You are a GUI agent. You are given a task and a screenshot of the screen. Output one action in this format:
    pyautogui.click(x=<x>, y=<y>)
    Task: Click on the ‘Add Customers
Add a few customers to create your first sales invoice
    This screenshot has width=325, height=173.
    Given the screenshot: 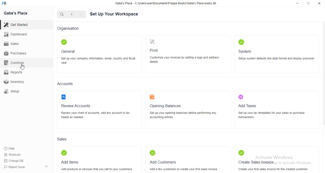 What is the action you would take?
    pyautogui.click(x=183, y=160)
    